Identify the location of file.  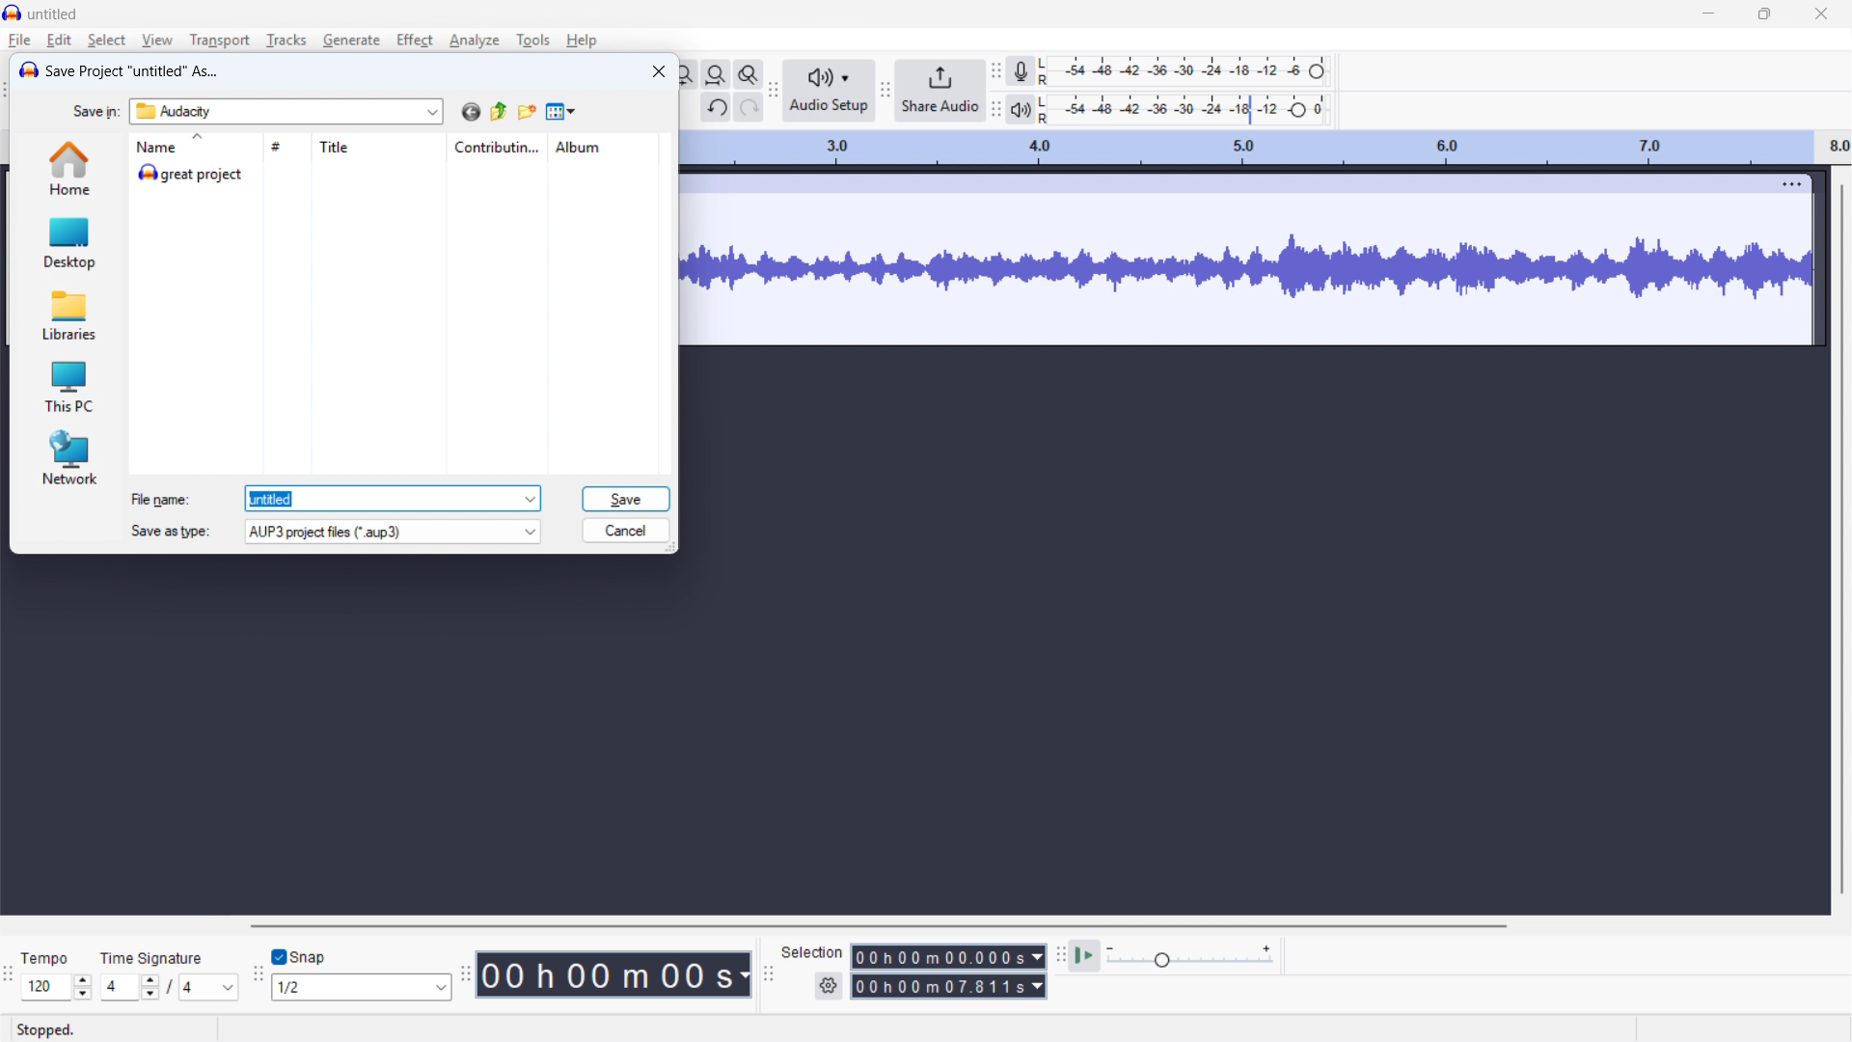
(19, 41).